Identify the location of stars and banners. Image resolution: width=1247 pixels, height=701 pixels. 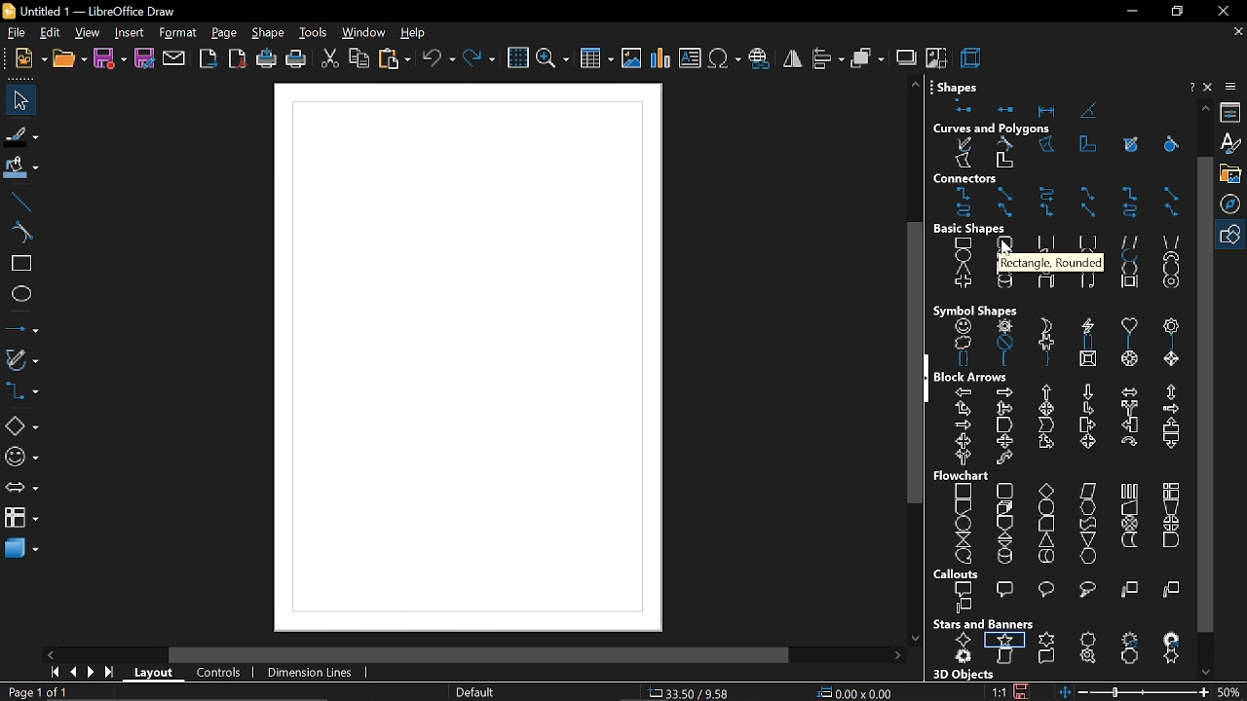
(983, 624).